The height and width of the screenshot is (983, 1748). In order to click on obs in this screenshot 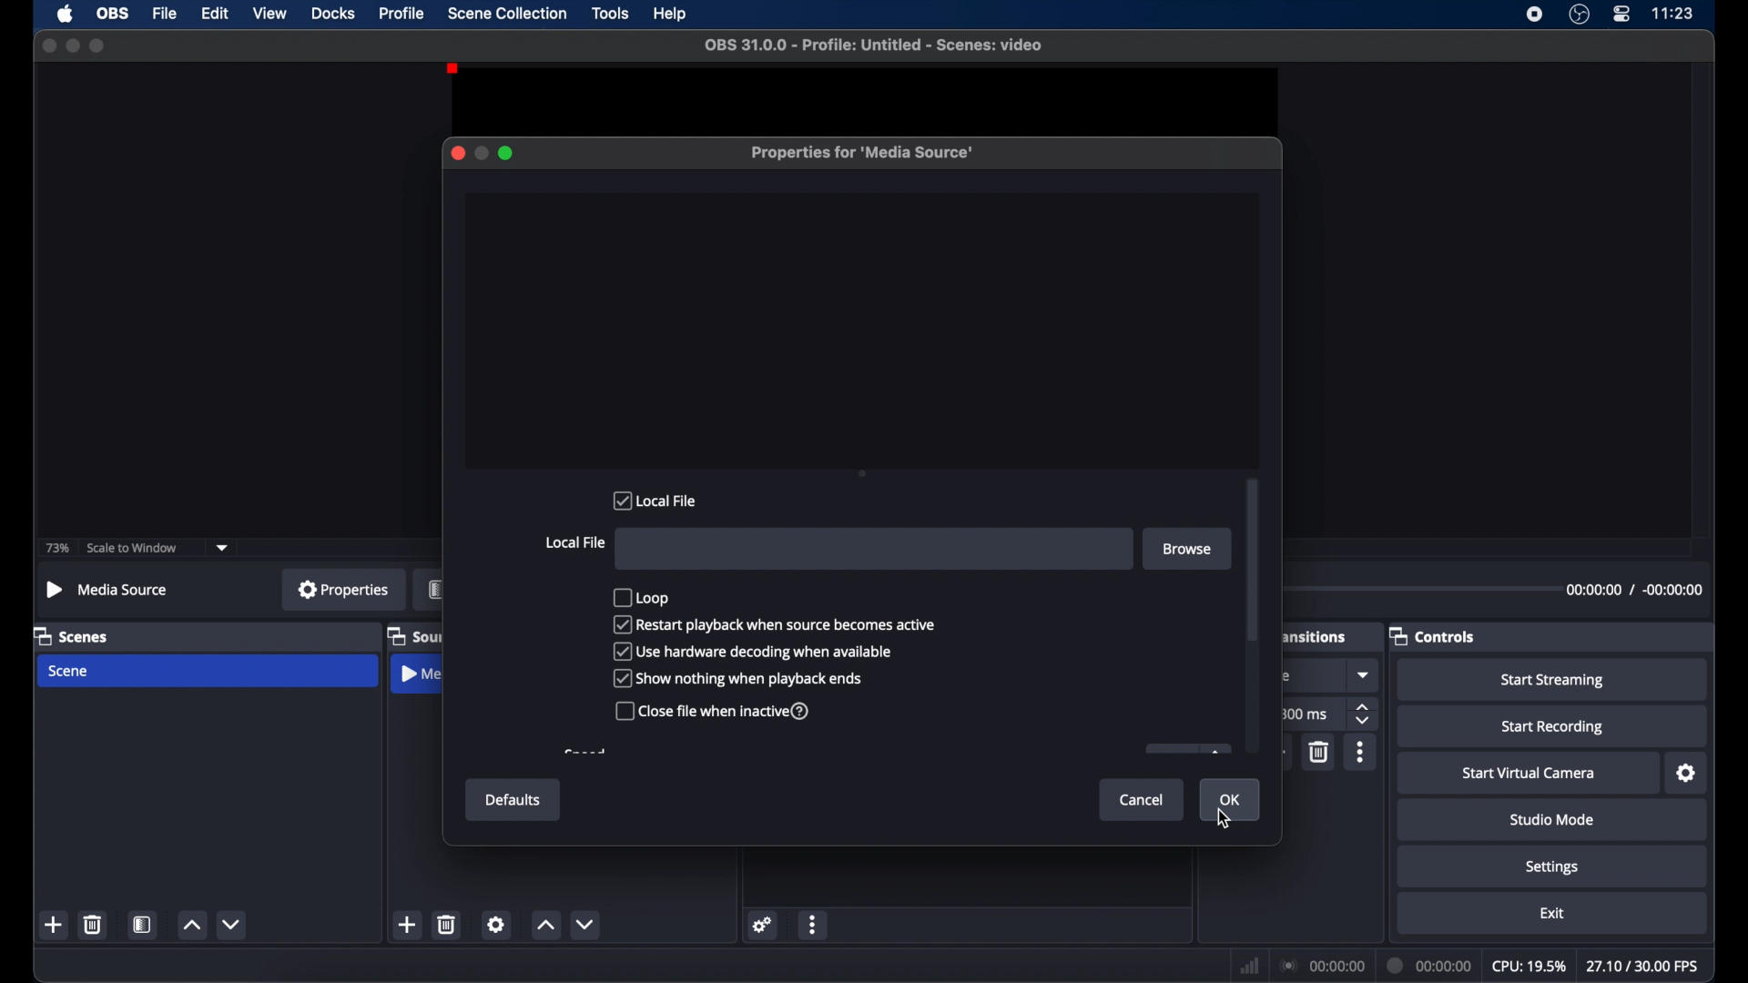, I will do `click(115, 13)`.